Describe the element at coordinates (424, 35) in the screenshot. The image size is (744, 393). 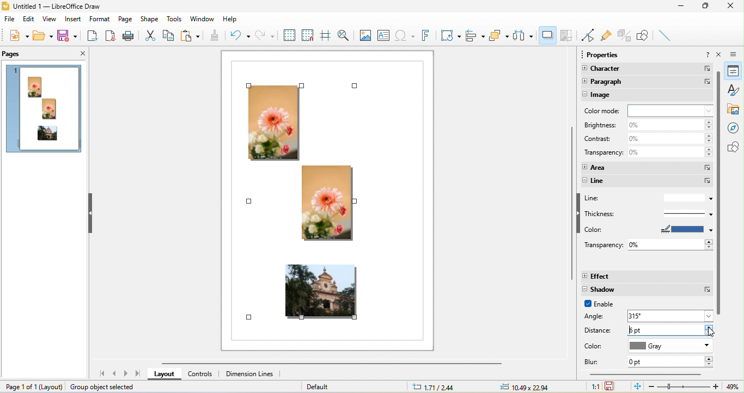
I see `font work text` at that location.